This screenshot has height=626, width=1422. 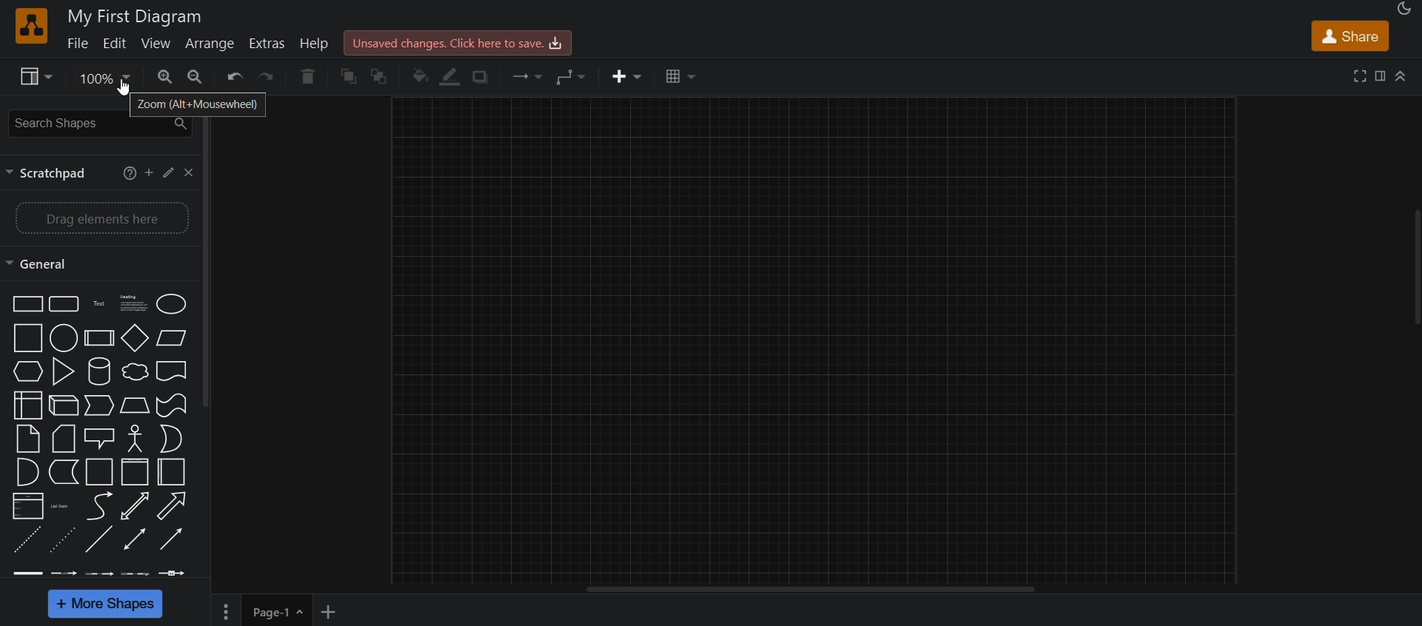 What do you see at coordinates (237, 78) in the screenshot?
I see `undo` at bounding box center [237, 78].